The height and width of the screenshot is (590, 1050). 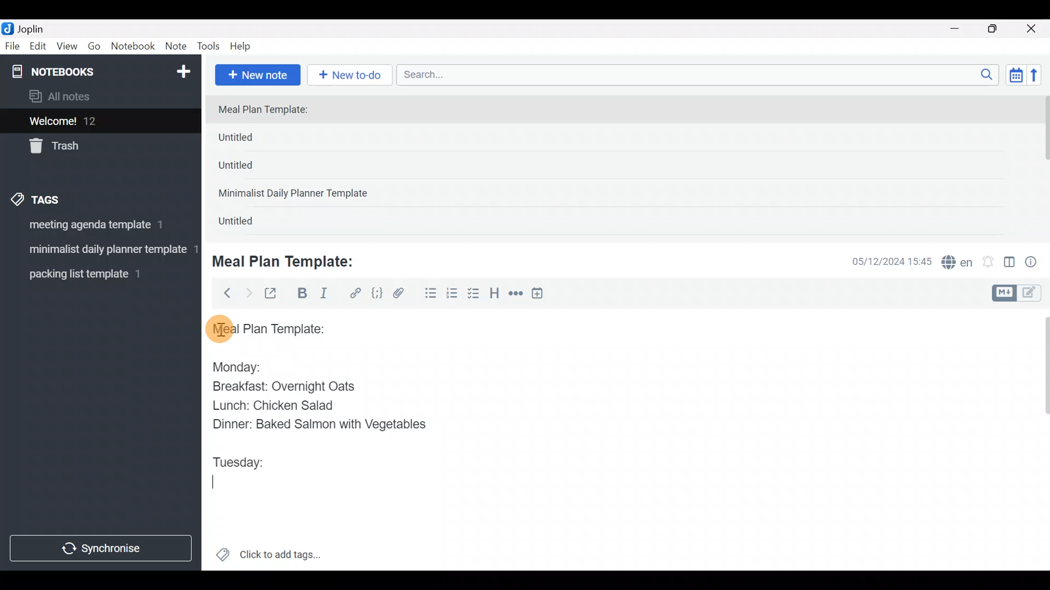 What do you see at coordinates (38, 27) in the screenshot?
I see `Joplin` at bounding box center [38, 27].